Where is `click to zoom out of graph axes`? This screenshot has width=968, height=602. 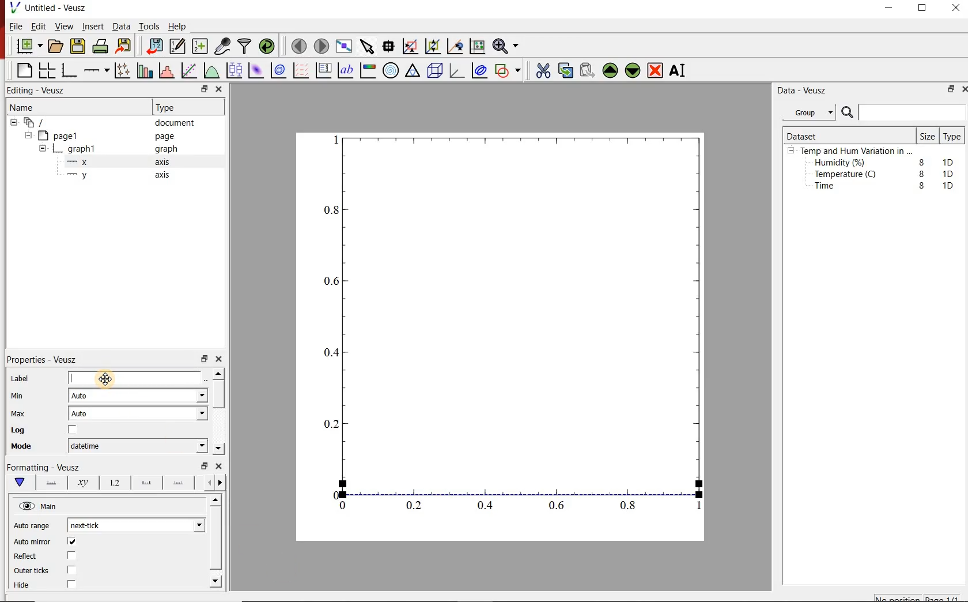
click to zoom out of graph axes is located at coordinates (433, 47).